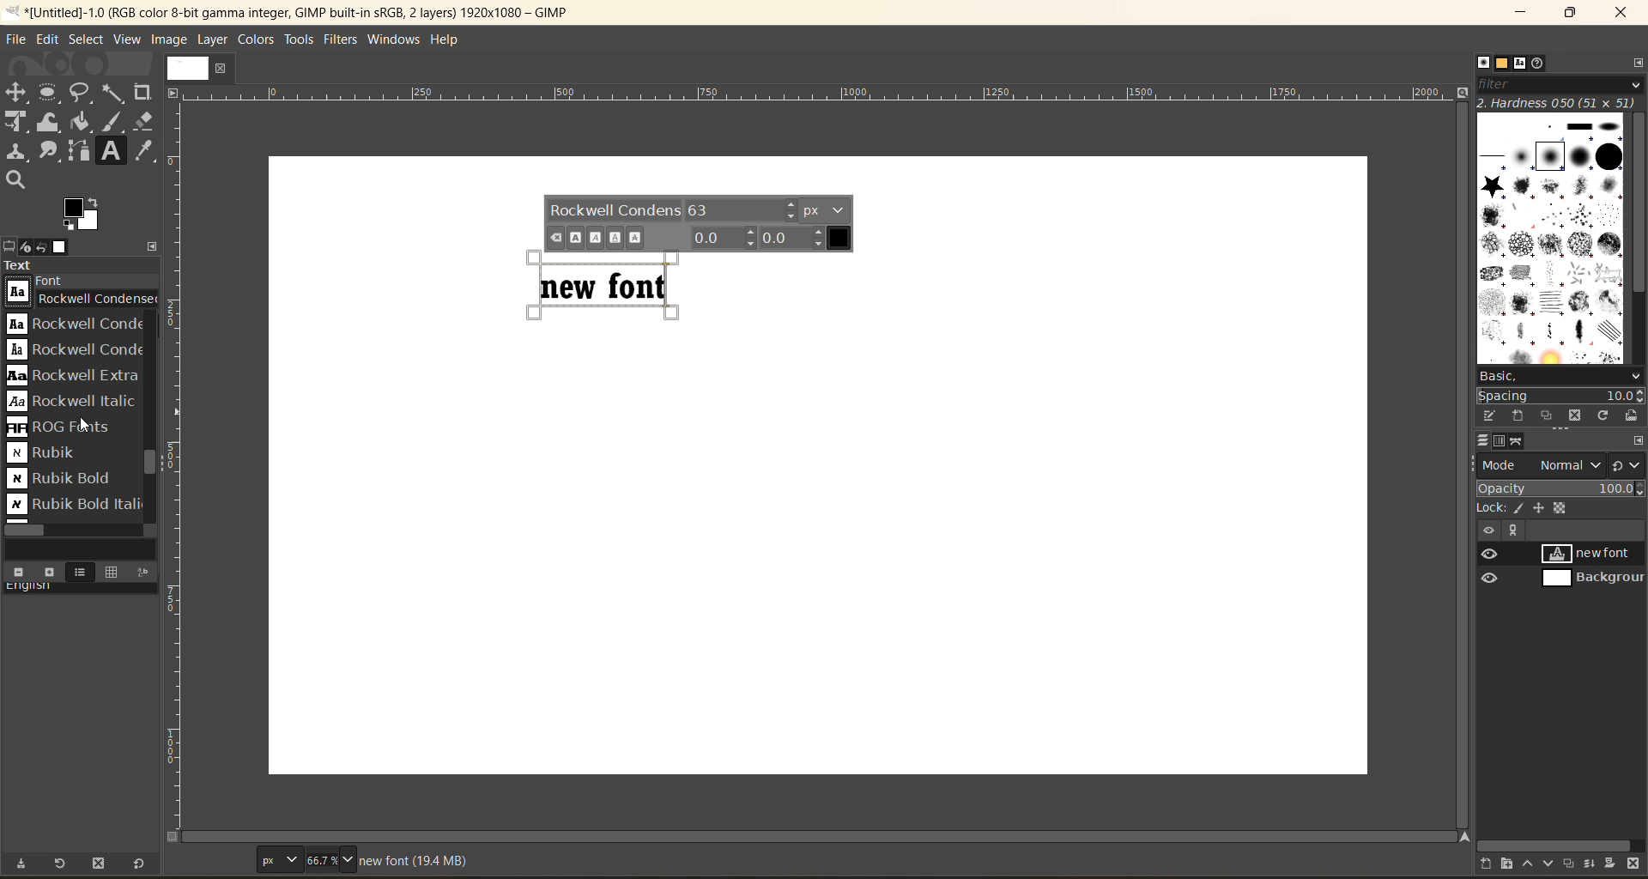 This screenshot has height=879, width=1648. I want to click on layers, so click(1483, 441).